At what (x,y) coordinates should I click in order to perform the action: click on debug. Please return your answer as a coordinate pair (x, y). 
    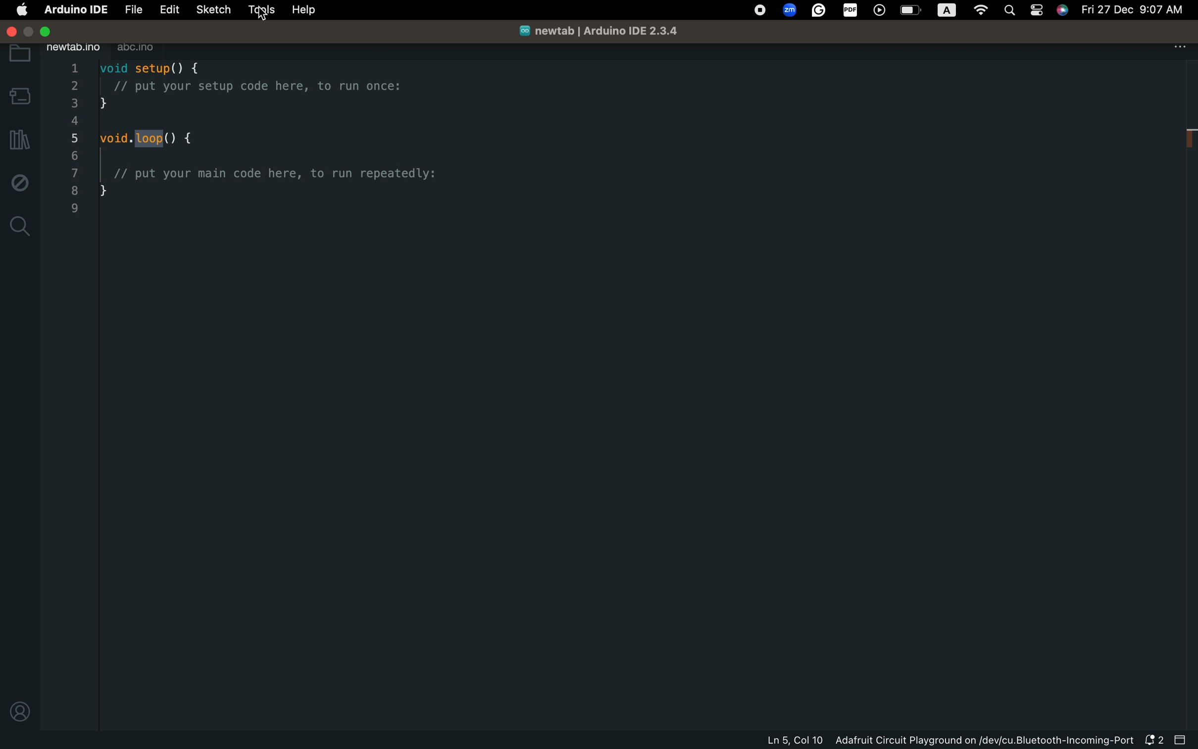
    Looking at the image, I should click on (20, 183).